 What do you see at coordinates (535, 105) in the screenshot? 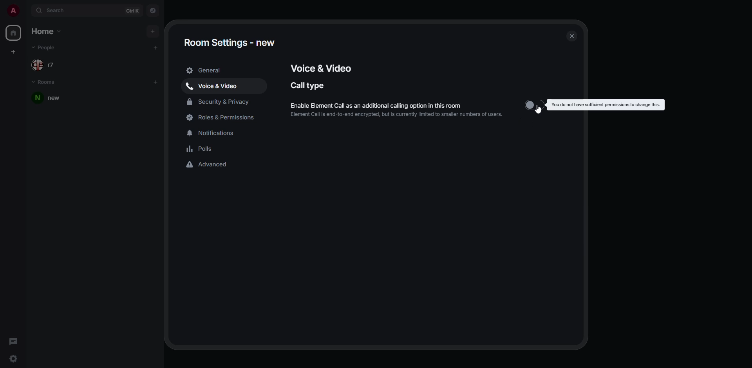
I see `disabled` at bounding box center [535, 105].